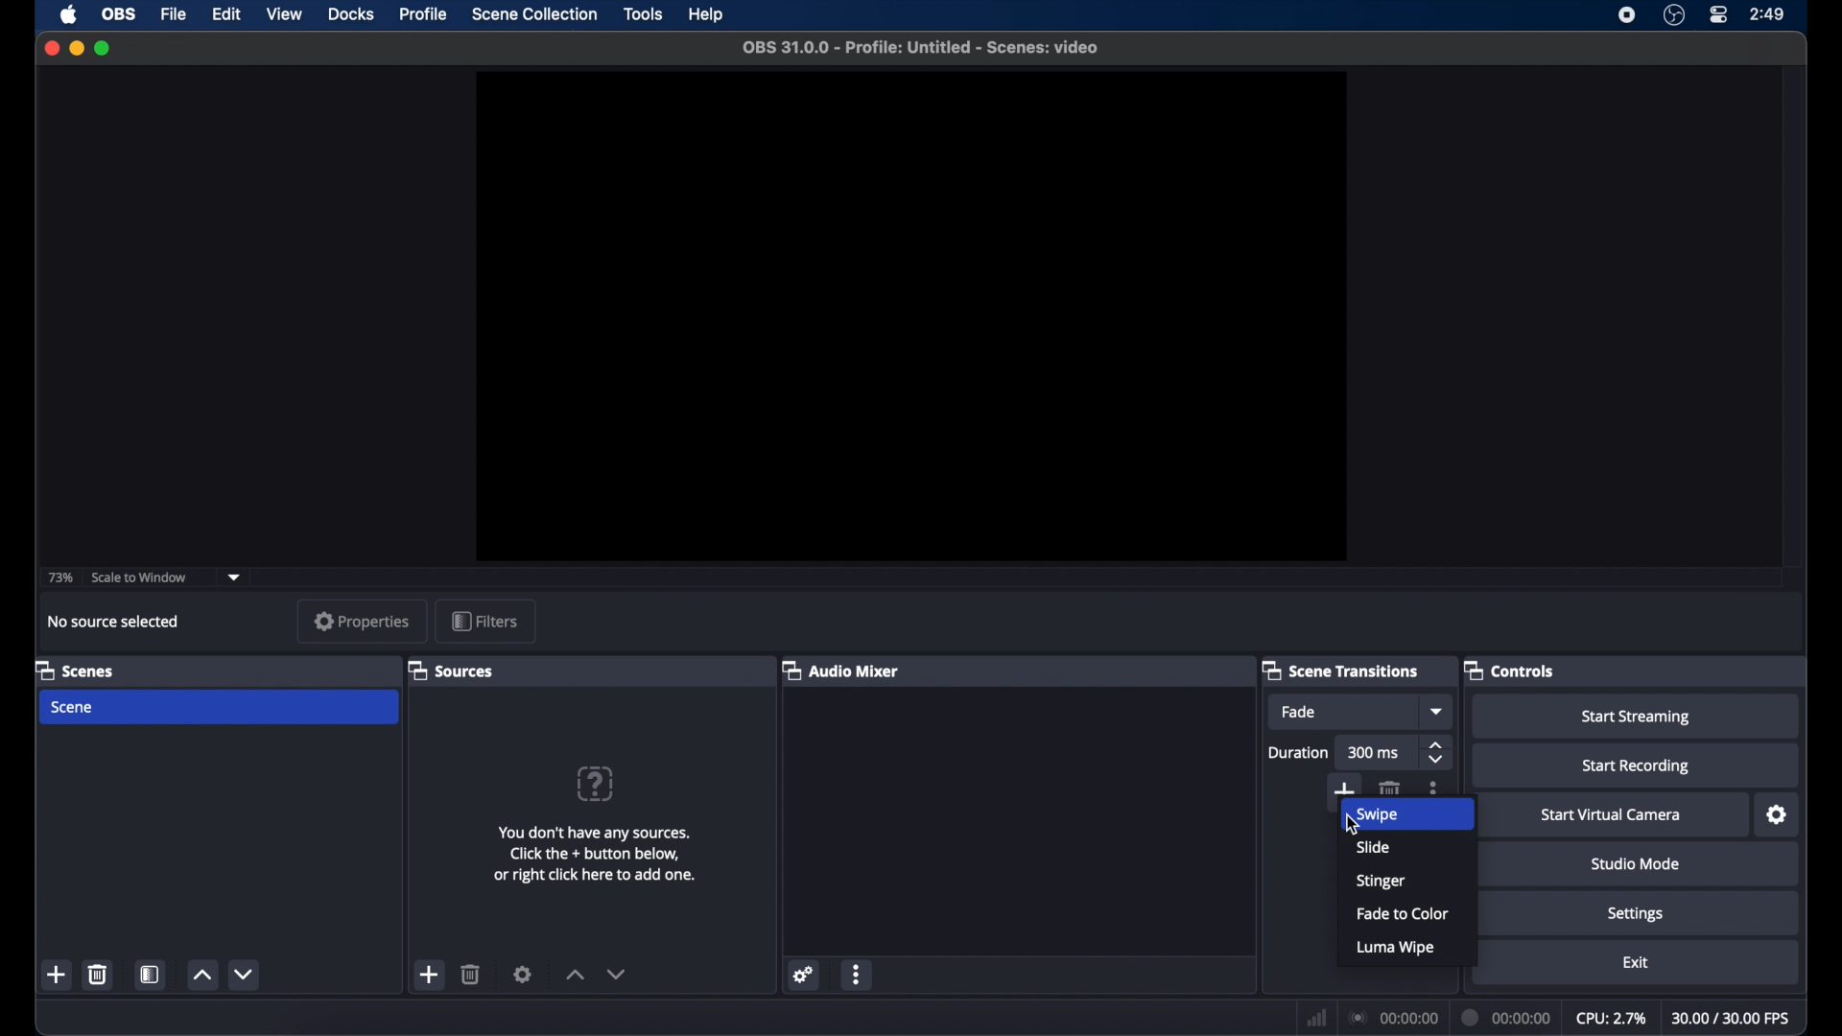 Image resolution: width=1842 pixels, height=1036 pixels. I want to click on question mark icon, so click(597, 784).